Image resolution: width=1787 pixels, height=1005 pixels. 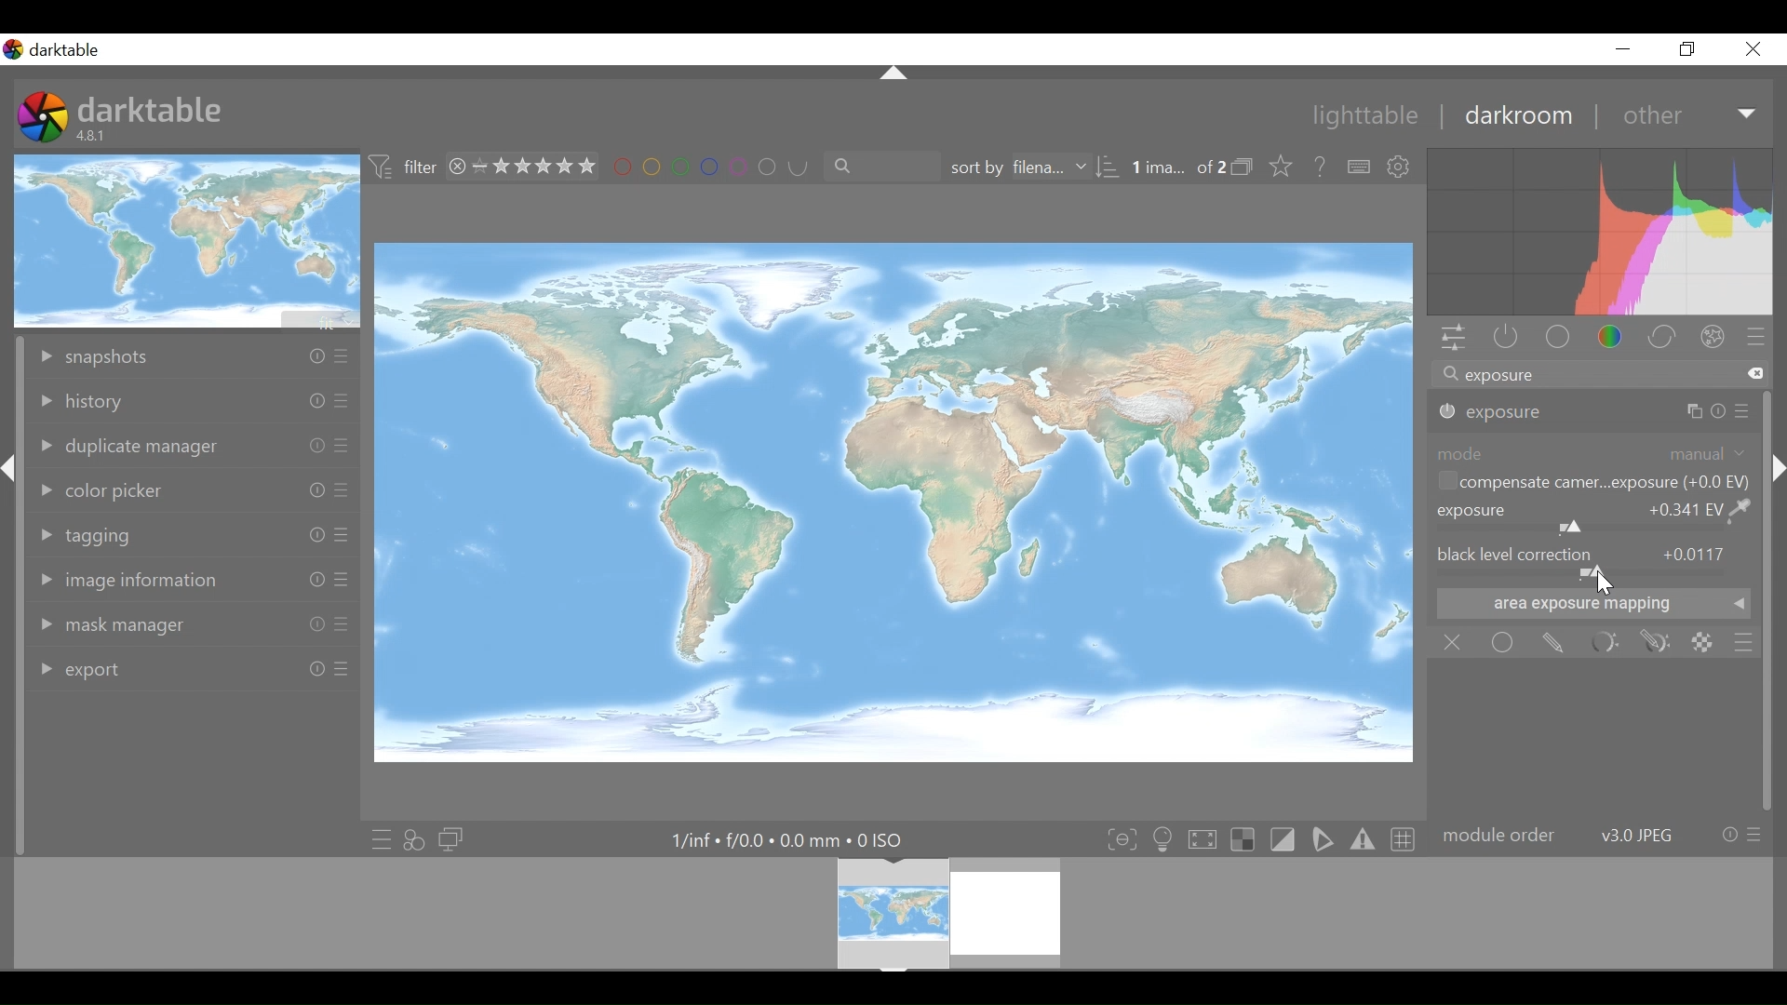 What do you see at coordinates (1591, 610) in the screenshot?
I see `error exposure mapping` at bounding box center [1591, 610].